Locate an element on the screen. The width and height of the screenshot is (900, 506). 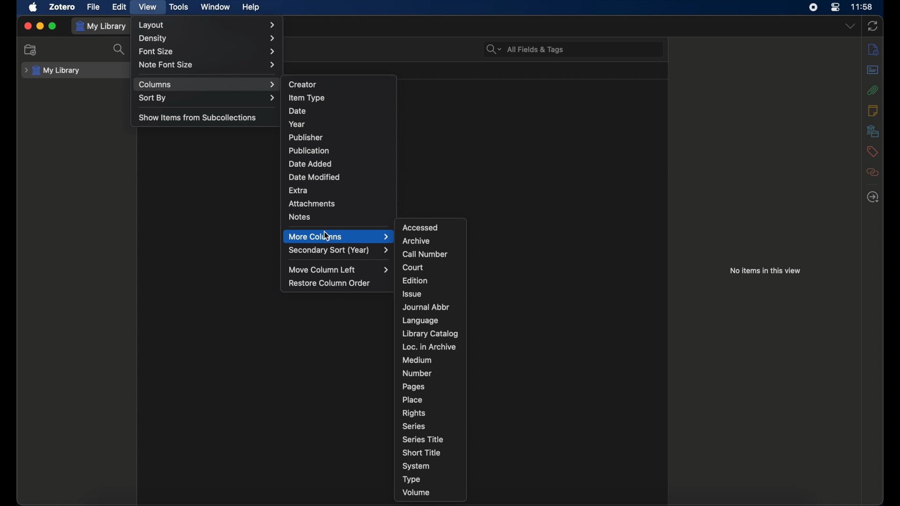
layout is located at coordinates (208, 25).